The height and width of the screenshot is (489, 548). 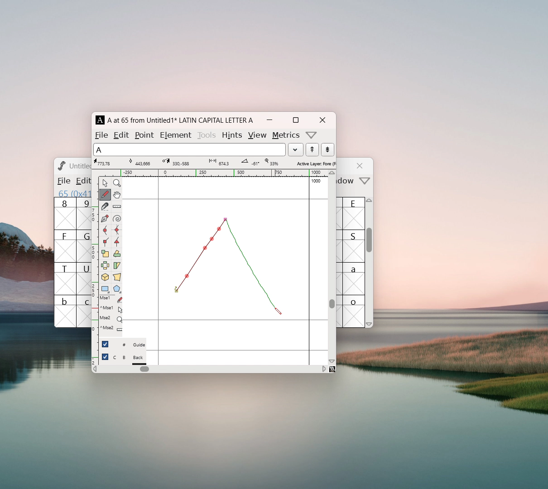 What do you see at coordinates (332, 173) in the screenshot?
I see `scroll up` at bounding box center [332, 173].